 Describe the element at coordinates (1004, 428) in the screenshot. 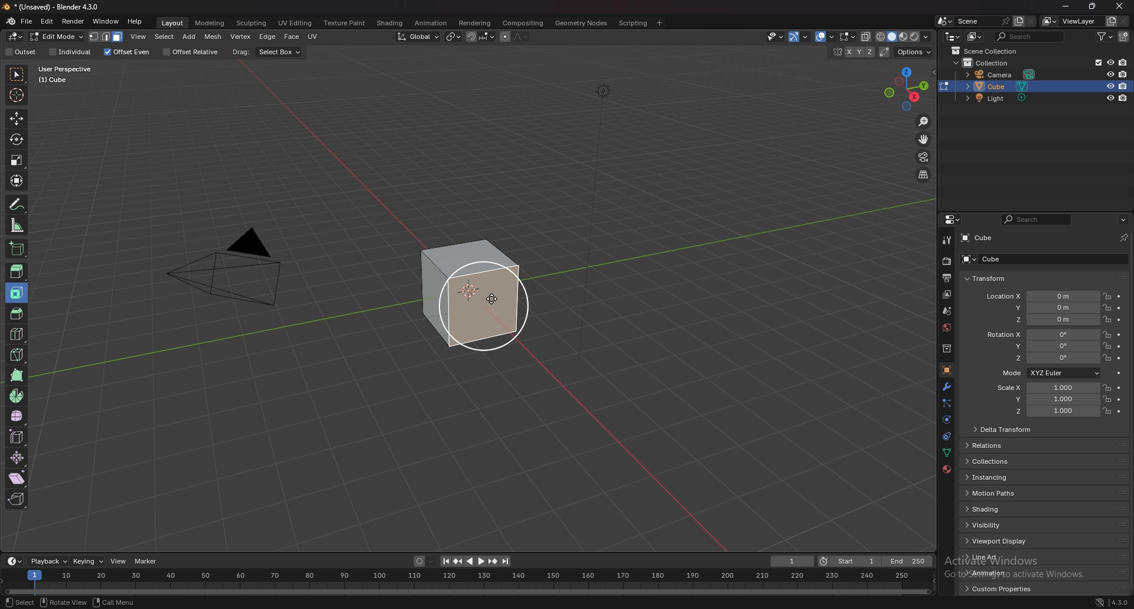

I see `delta transform` at that location.